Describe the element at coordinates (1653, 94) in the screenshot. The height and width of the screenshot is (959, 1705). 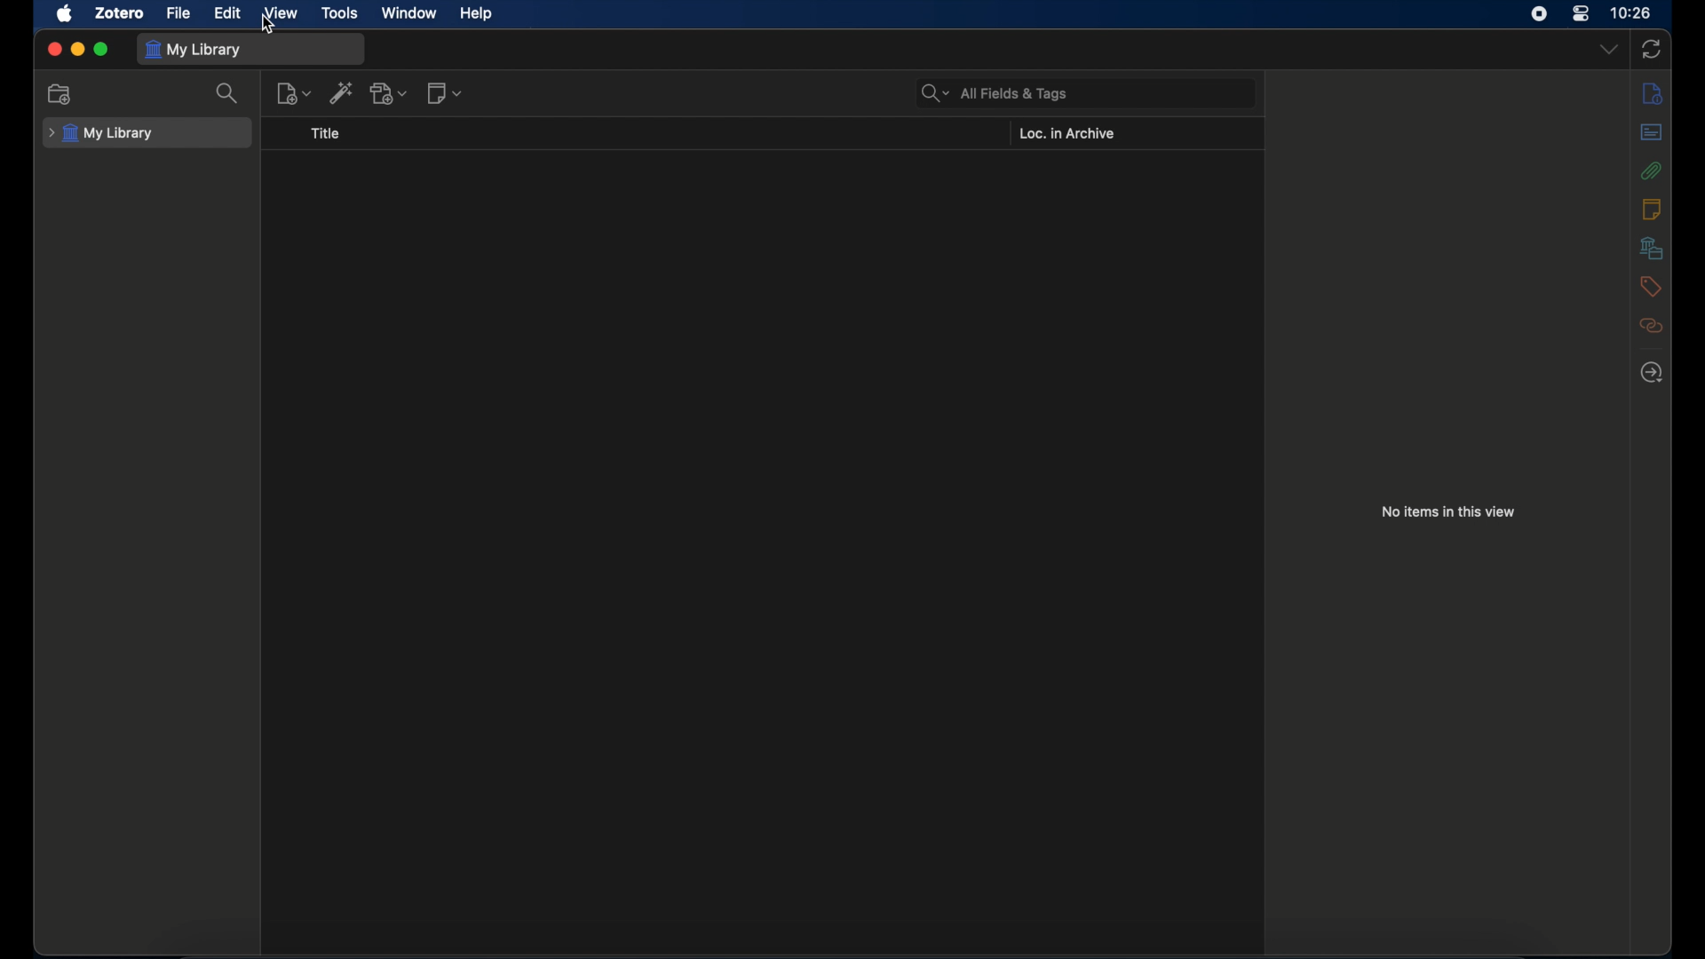
I see `notes` at that location.